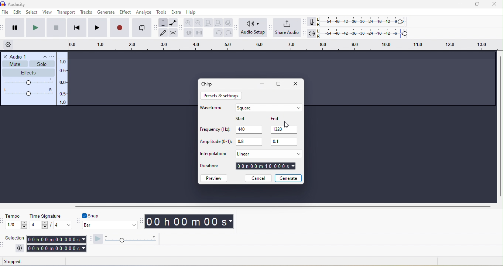 The height and width of the screenshot is (266, 503). Describe the element at coordinates (258, 178) in the screenshot. I see `cancel` at that location.